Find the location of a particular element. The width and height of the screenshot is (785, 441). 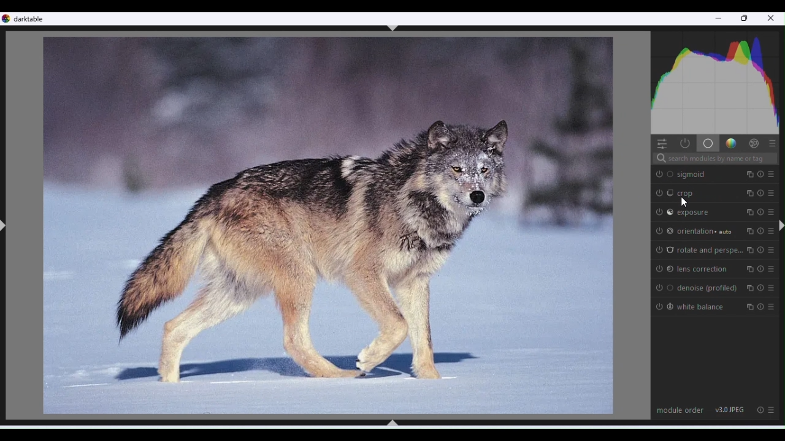

Preset  is located at coordinates (773, 143).